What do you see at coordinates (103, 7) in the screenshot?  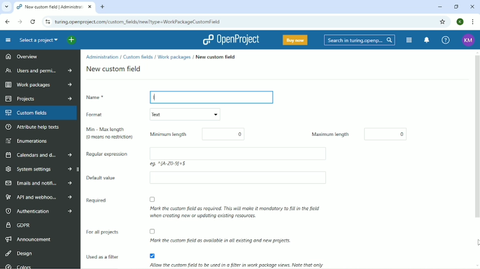 I see `New tab` at bounding box center [103, 7].